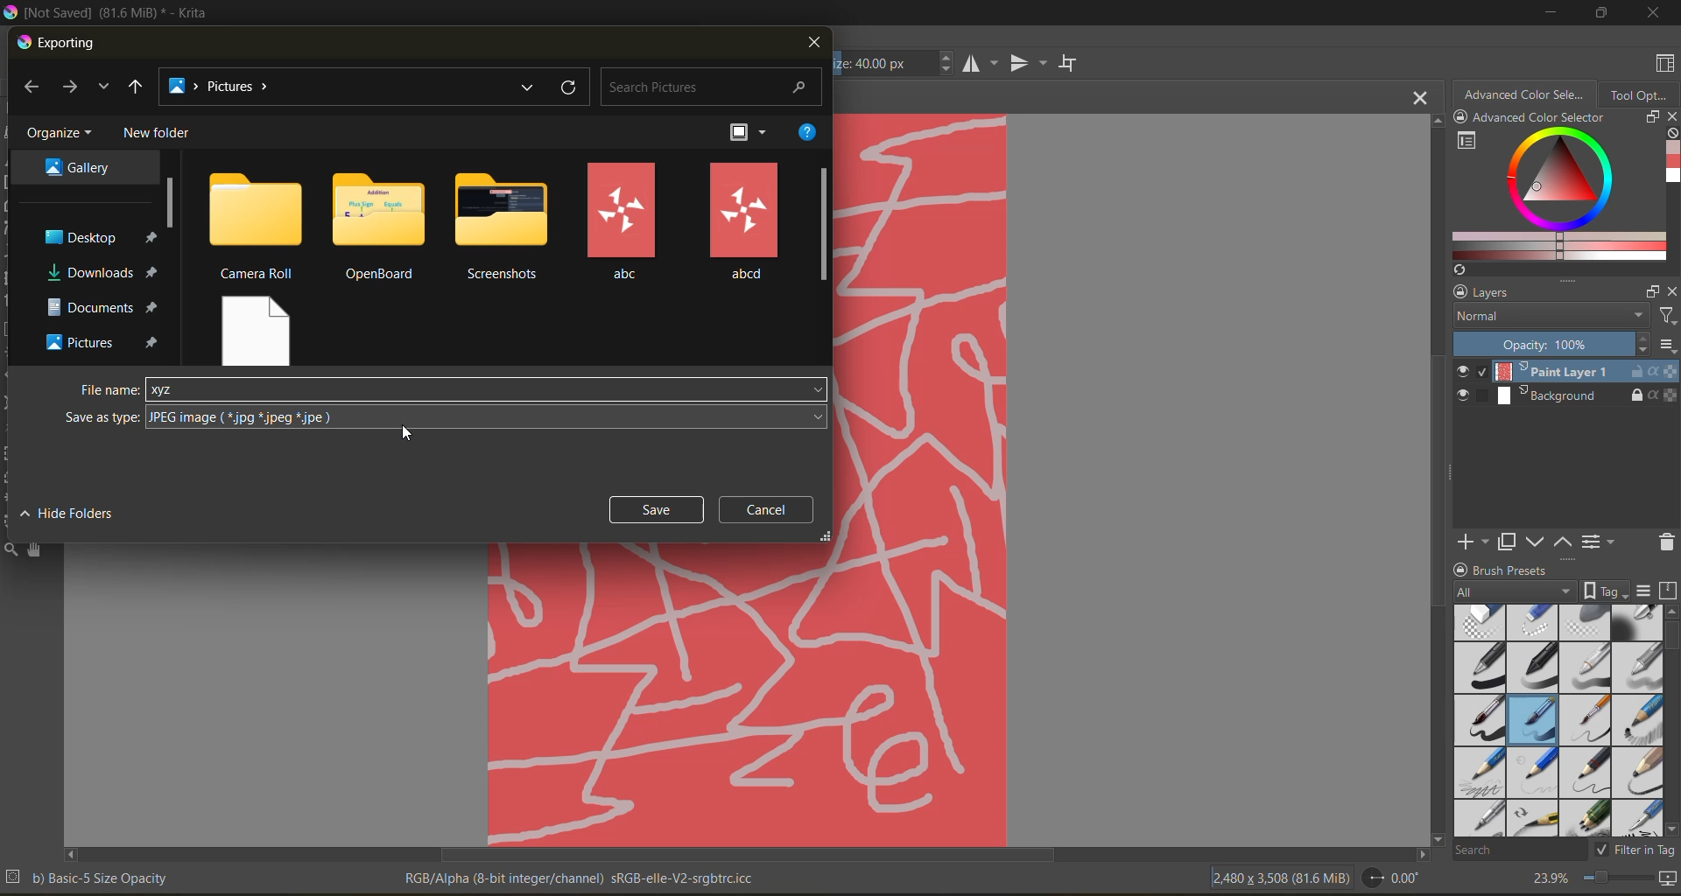  Describe the element at coordinates (1632, 849) in the screenshot. I see `filter tag` at that location.